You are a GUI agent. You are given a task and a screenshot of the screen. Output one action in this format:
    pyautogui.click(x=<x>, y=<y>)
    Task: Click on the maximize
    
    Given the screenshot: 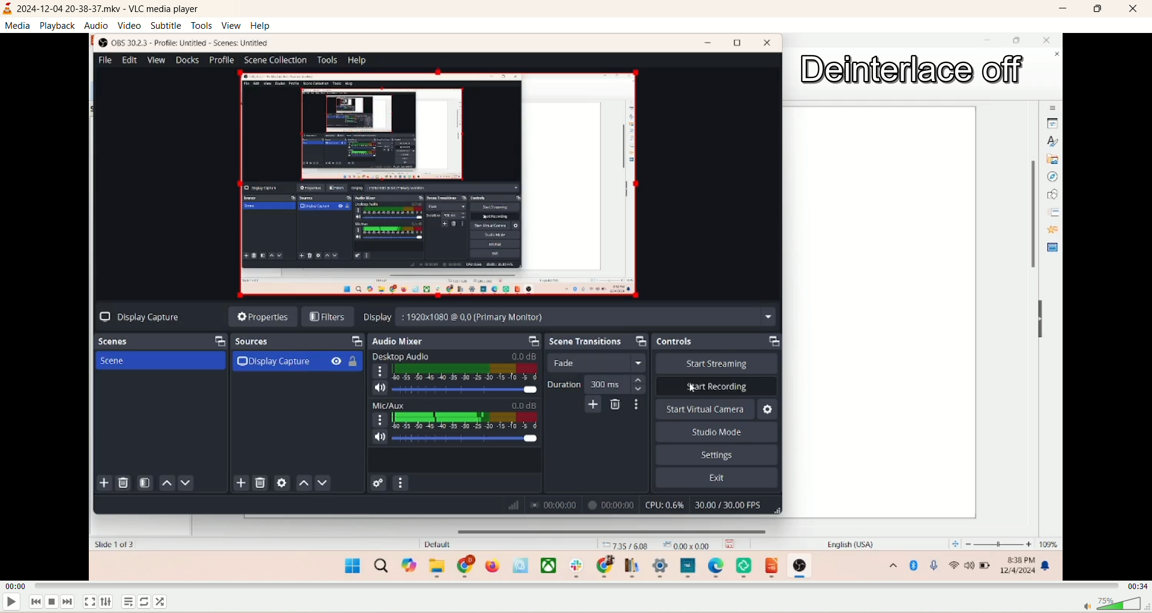 What is the action you would take?
    pyautogui.click(x=1096, y=10)
    